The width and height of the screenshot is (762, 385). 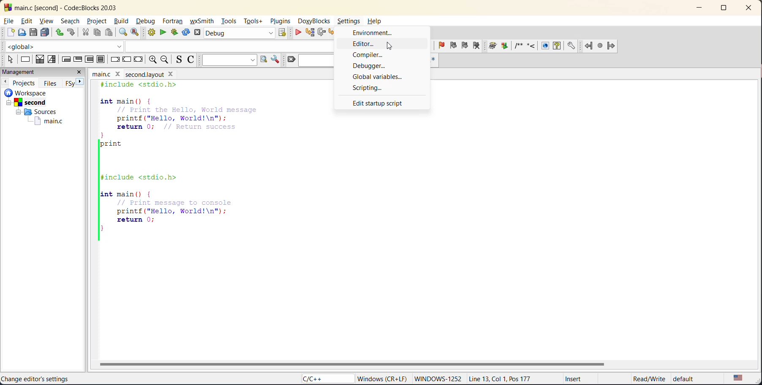 What do you see at coordinates (10, 21) in the screenshot?
I see `file` at bounding box center [10, 21].